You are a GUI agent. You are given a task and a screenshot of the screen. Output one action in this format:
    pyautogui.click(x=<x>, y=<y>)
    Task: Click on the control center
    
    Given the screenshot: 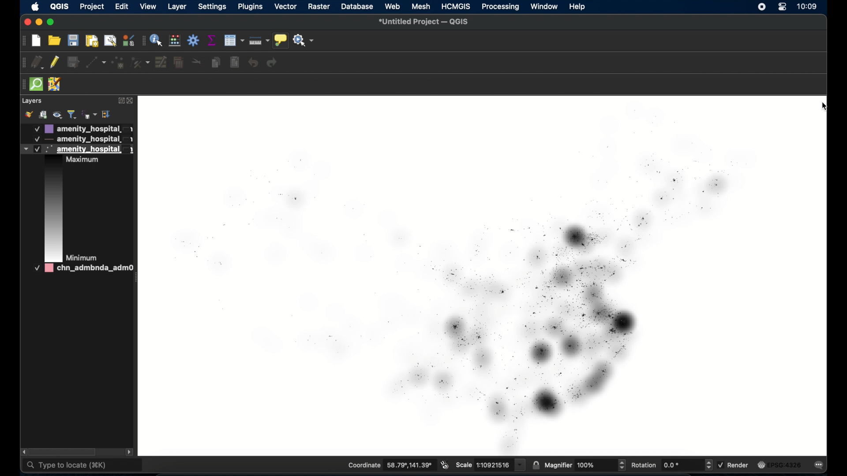 What is the action you would take?
    pyautogui.click(x=783, y=7)
    